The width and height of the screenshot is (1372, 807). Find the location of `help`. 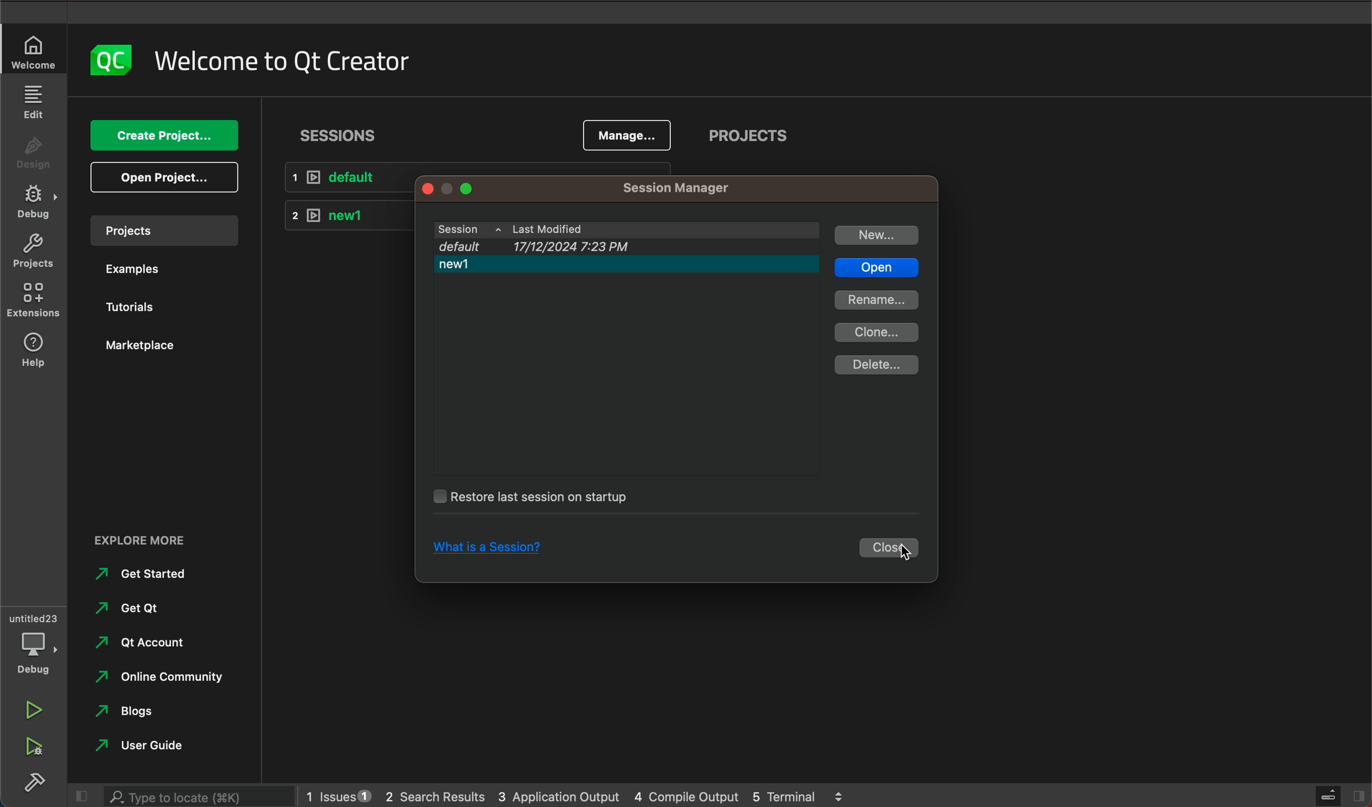

help is located at coordinates (36, 351).